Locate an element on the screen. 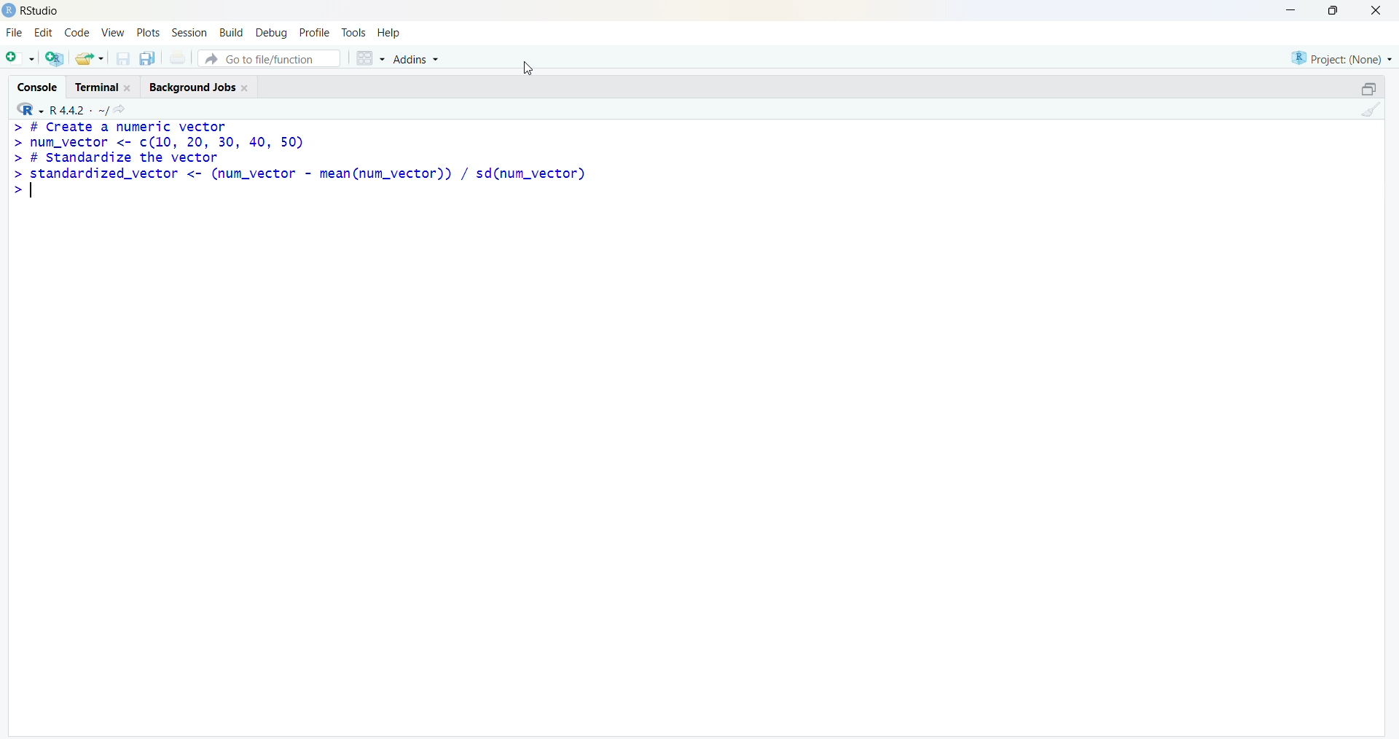  share icon is located at coordinates (119, 109).